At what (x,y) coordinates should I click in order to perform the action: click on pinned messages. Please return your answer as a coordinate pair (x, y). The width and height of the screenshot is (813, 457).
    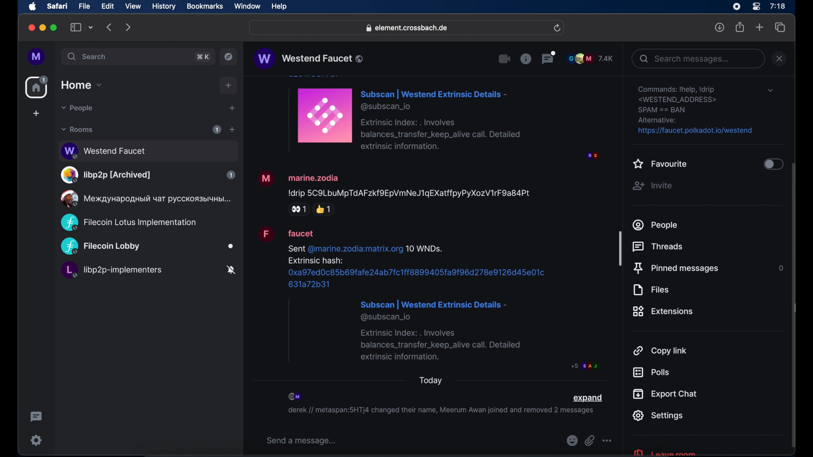
    Looking at the image, I should click on (676, 269).